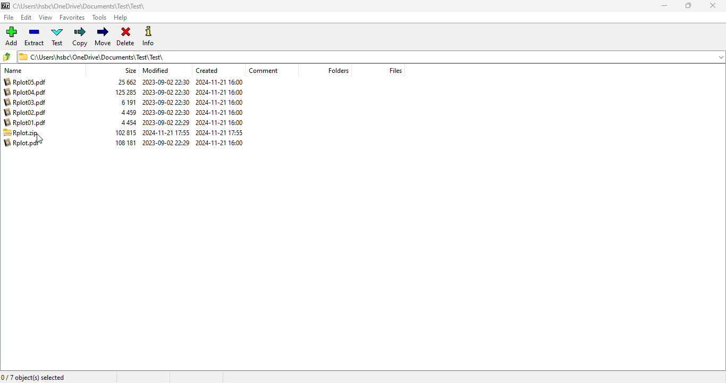 This screenshot has width=726, height=383. Describe the element at coordinates (339, 70) in the screenshot. I see `folders` at that location.